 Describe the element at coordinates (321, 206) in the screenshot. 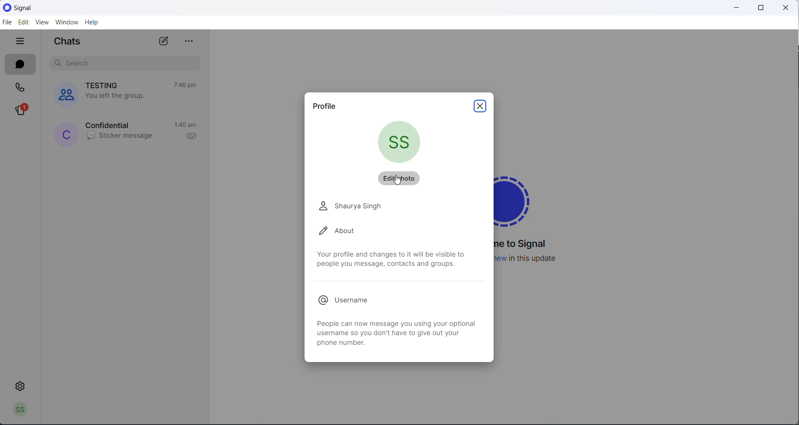

I see `person logo` at that location.